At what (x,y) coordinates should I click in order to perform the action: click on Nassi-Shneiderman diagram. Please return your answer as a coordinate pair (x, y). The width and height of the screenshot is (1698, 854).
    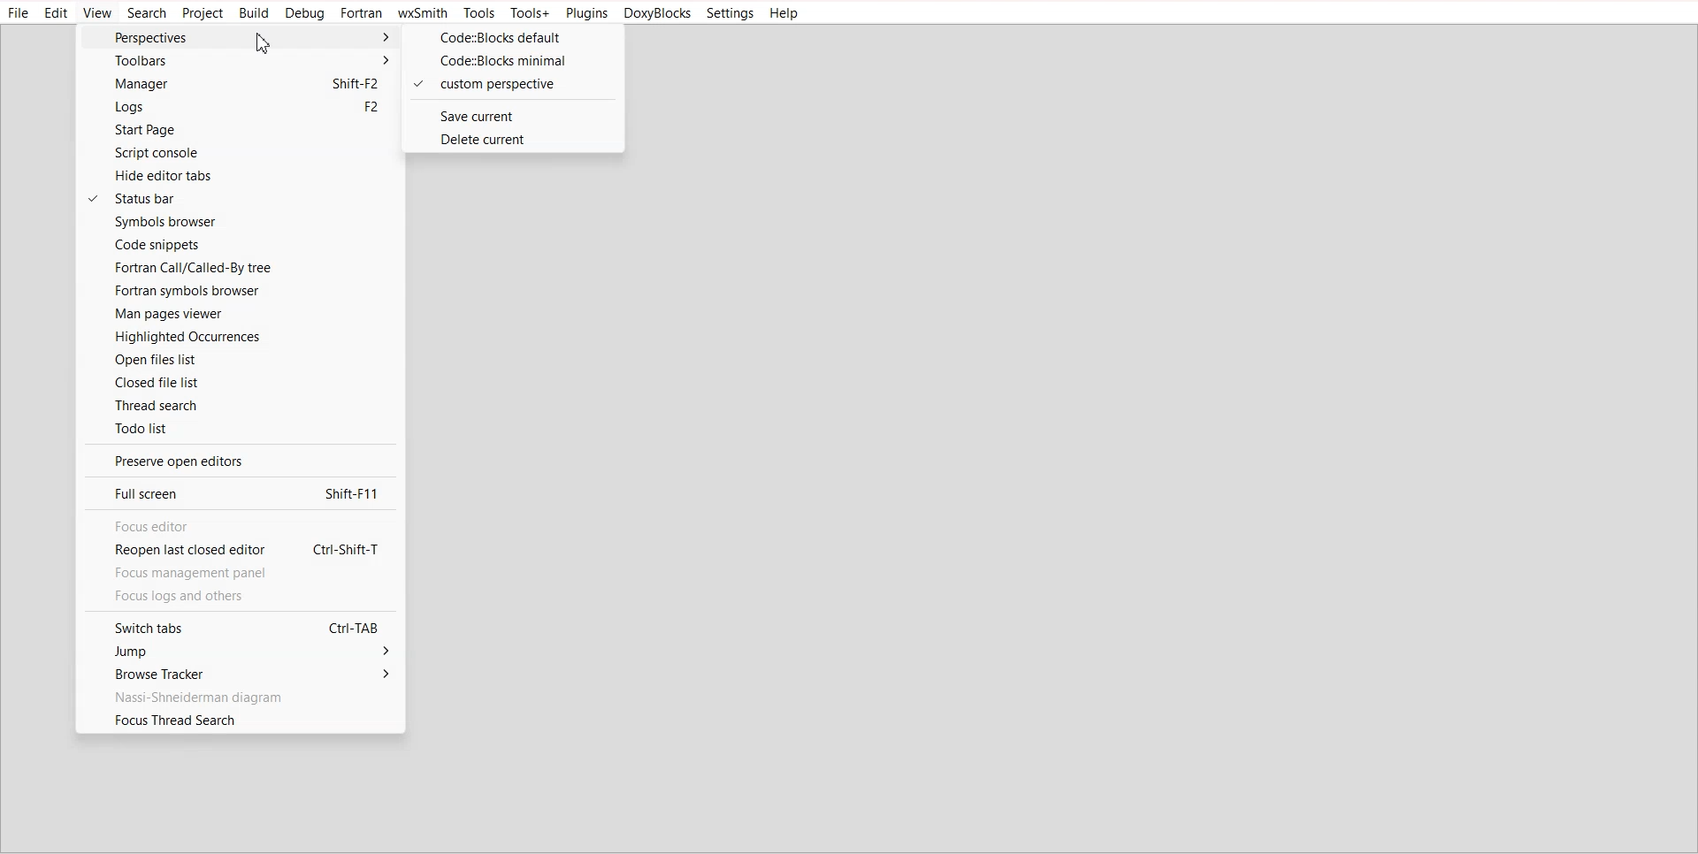
    Looking at the image, I should click on (238, 696).